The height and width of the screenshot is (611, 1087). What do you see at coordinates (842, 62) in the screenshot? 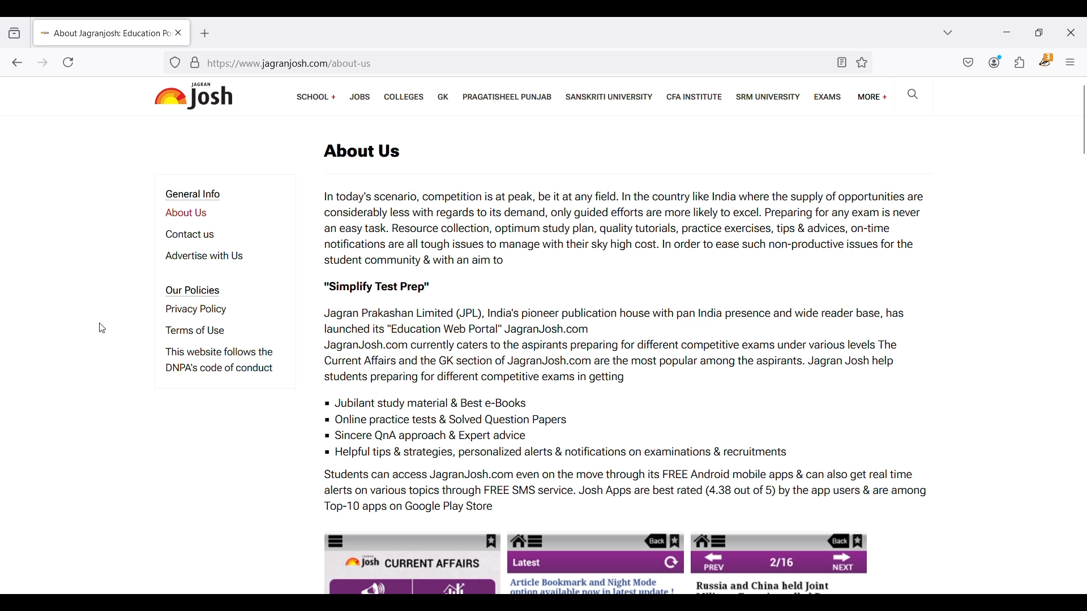
I see `Toggle reader view` at bounding box center [842, 62].